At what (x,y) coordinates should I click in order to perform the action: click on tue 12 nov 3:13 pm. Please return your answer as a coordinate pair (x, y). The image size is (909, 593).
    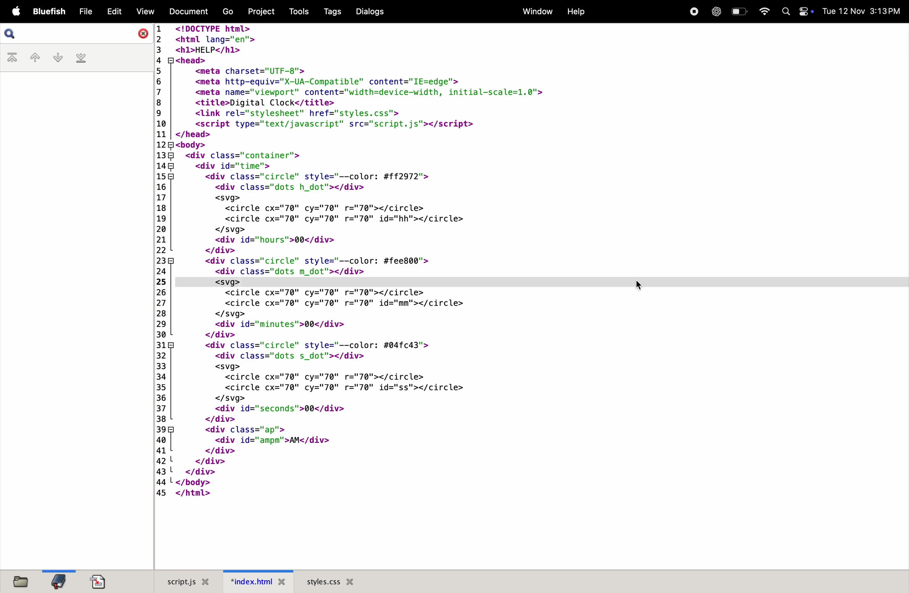
    Looking at the image, I should click on (862, 11).